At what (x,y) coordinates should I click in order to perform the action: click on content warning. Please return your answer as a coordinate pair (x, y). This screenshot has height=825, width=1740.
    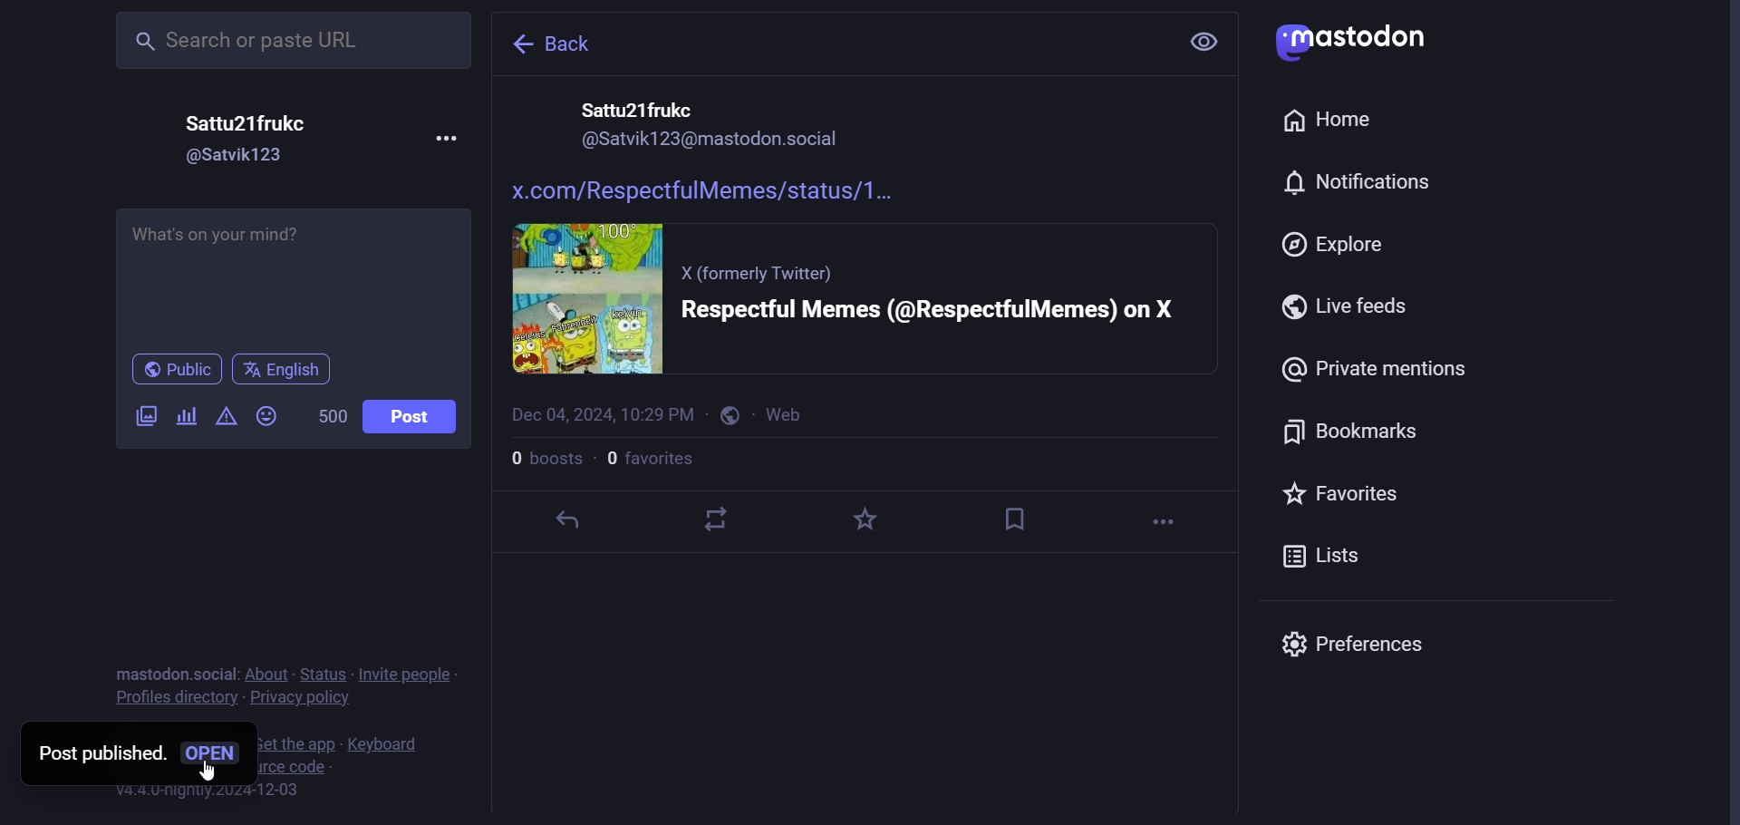
    Looking at the image, I should click on (223, 420).